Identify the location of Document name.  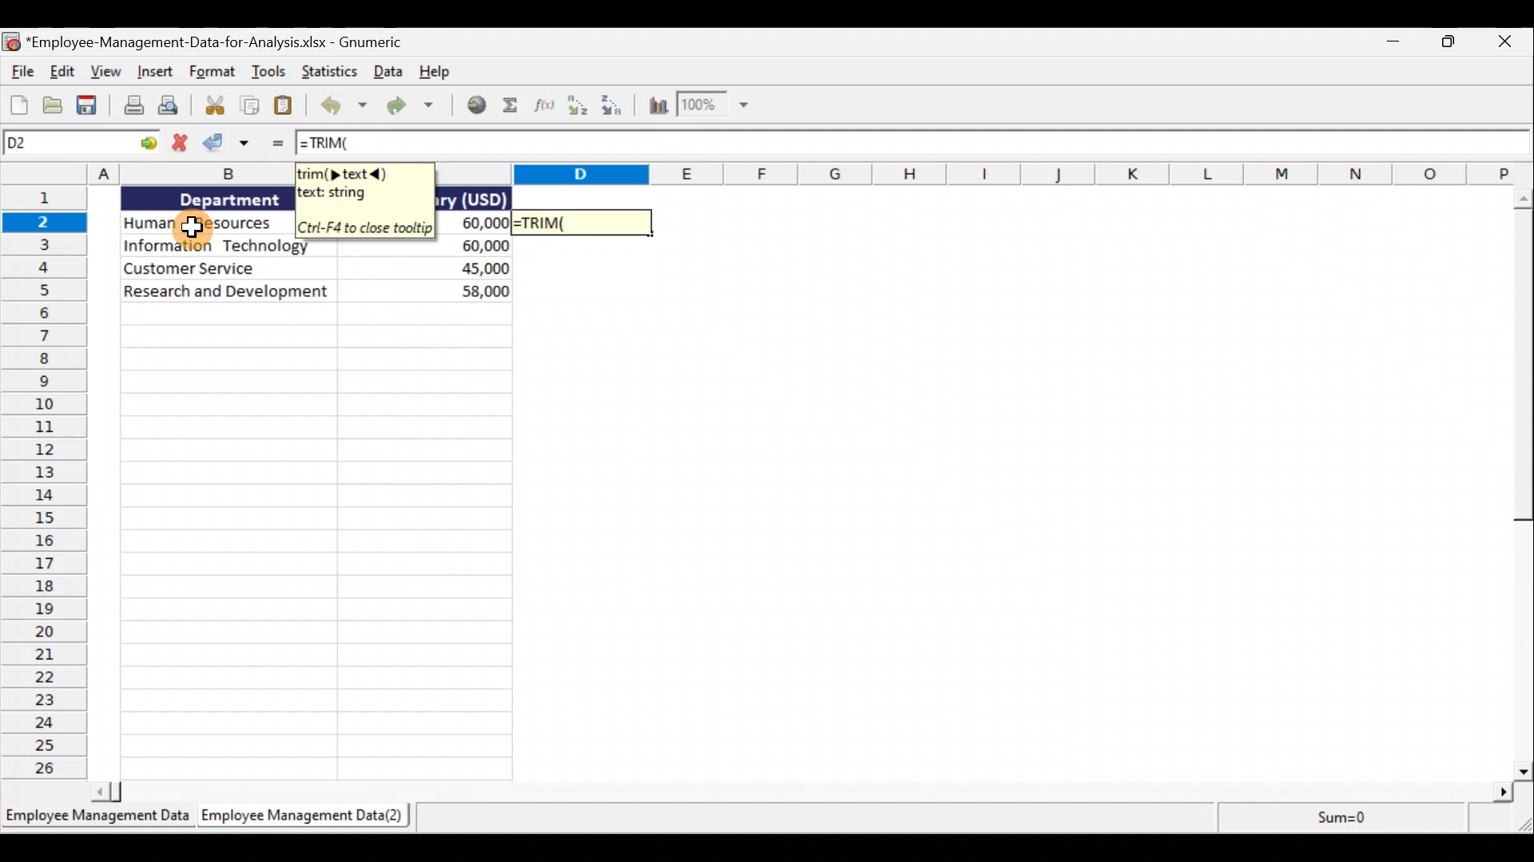
(231, 39).